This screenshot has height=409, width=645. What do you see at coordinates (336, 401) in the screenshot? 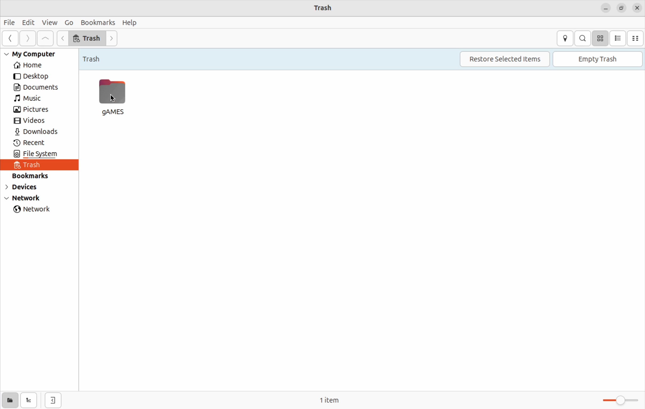
I see `0 items free space 51.8 Gb remaining.` at bounding box center [336, 401].